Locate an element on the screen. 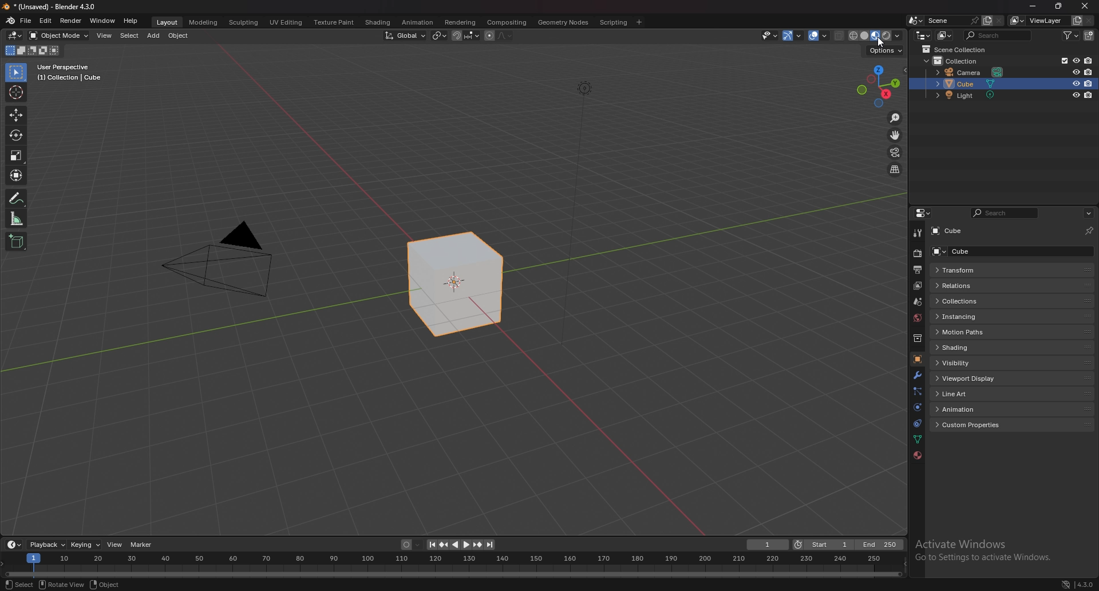  lighting is located at coordinates (584, 94).